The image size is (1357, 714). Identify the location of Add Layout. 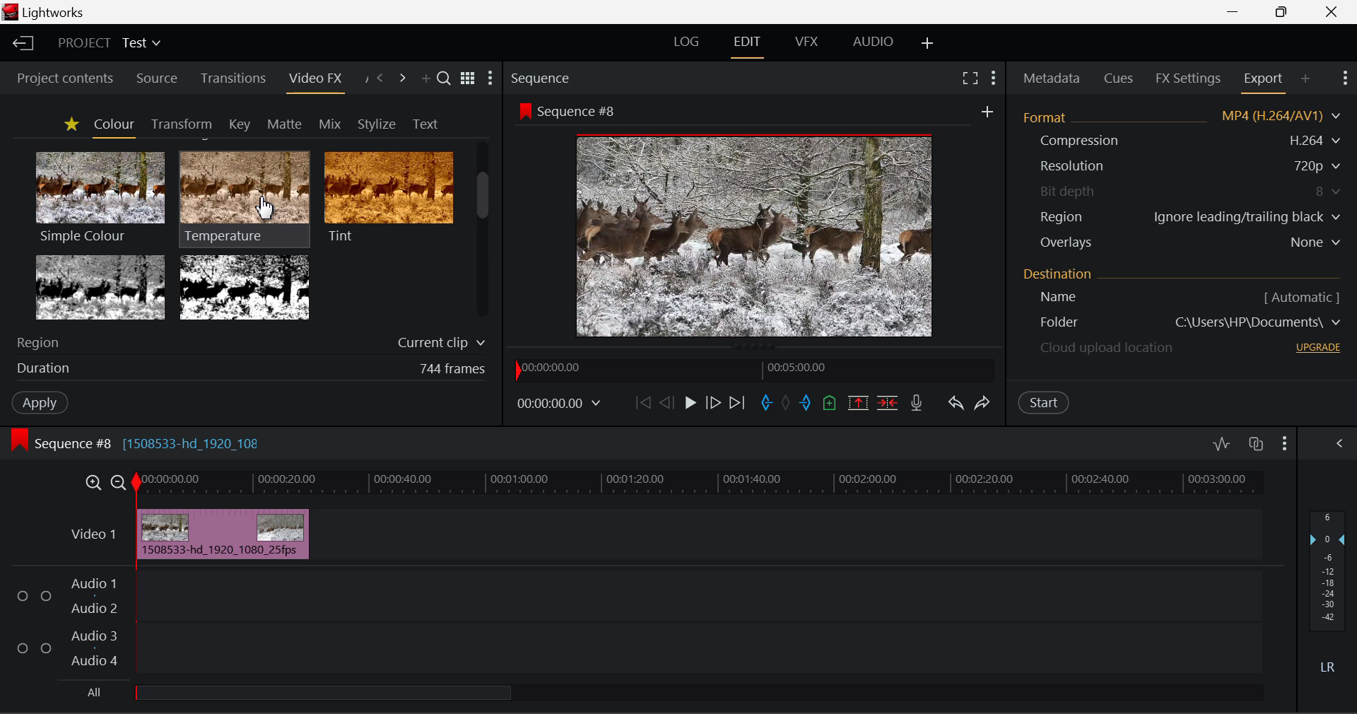
(927, 43).